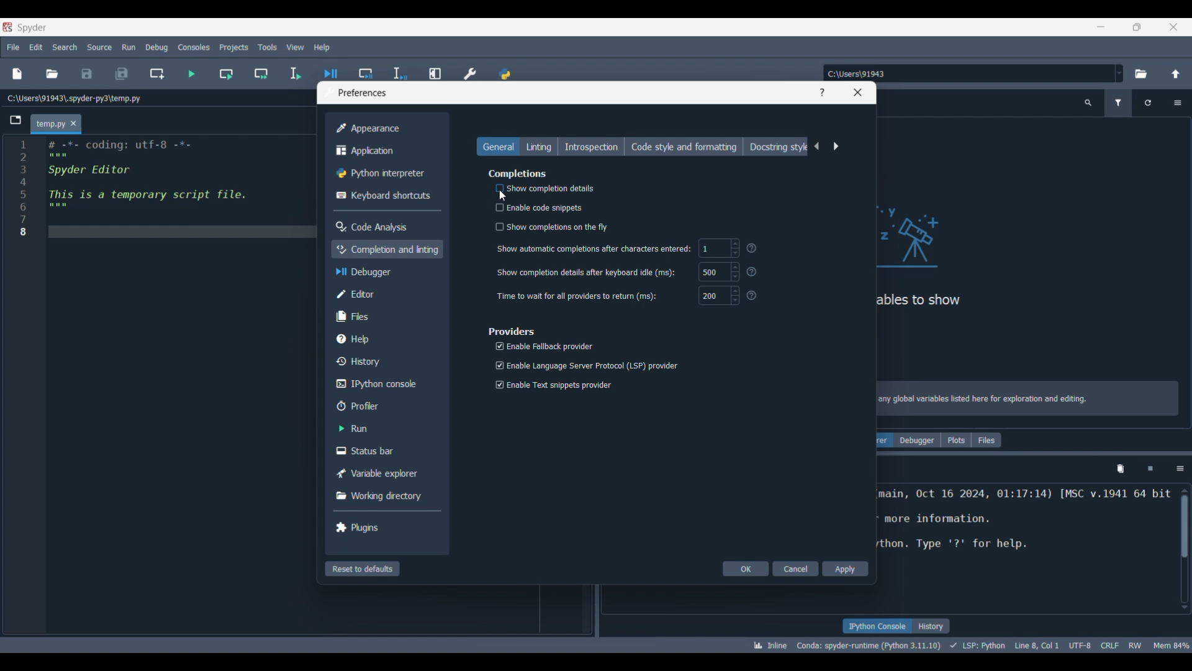  I want to click on 500, so click(718, 272).